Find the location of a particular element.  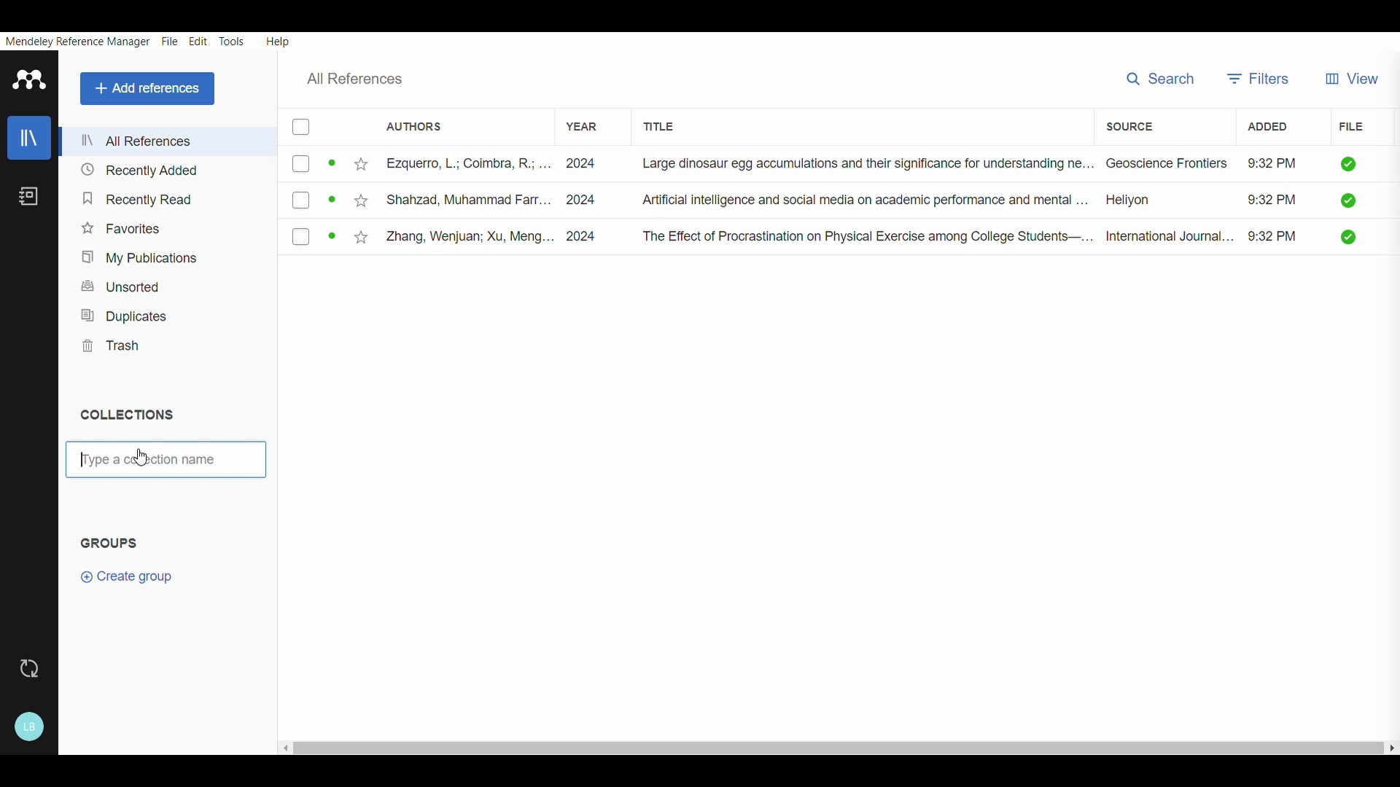

SOURCE is located at coordinates (1128, 125).